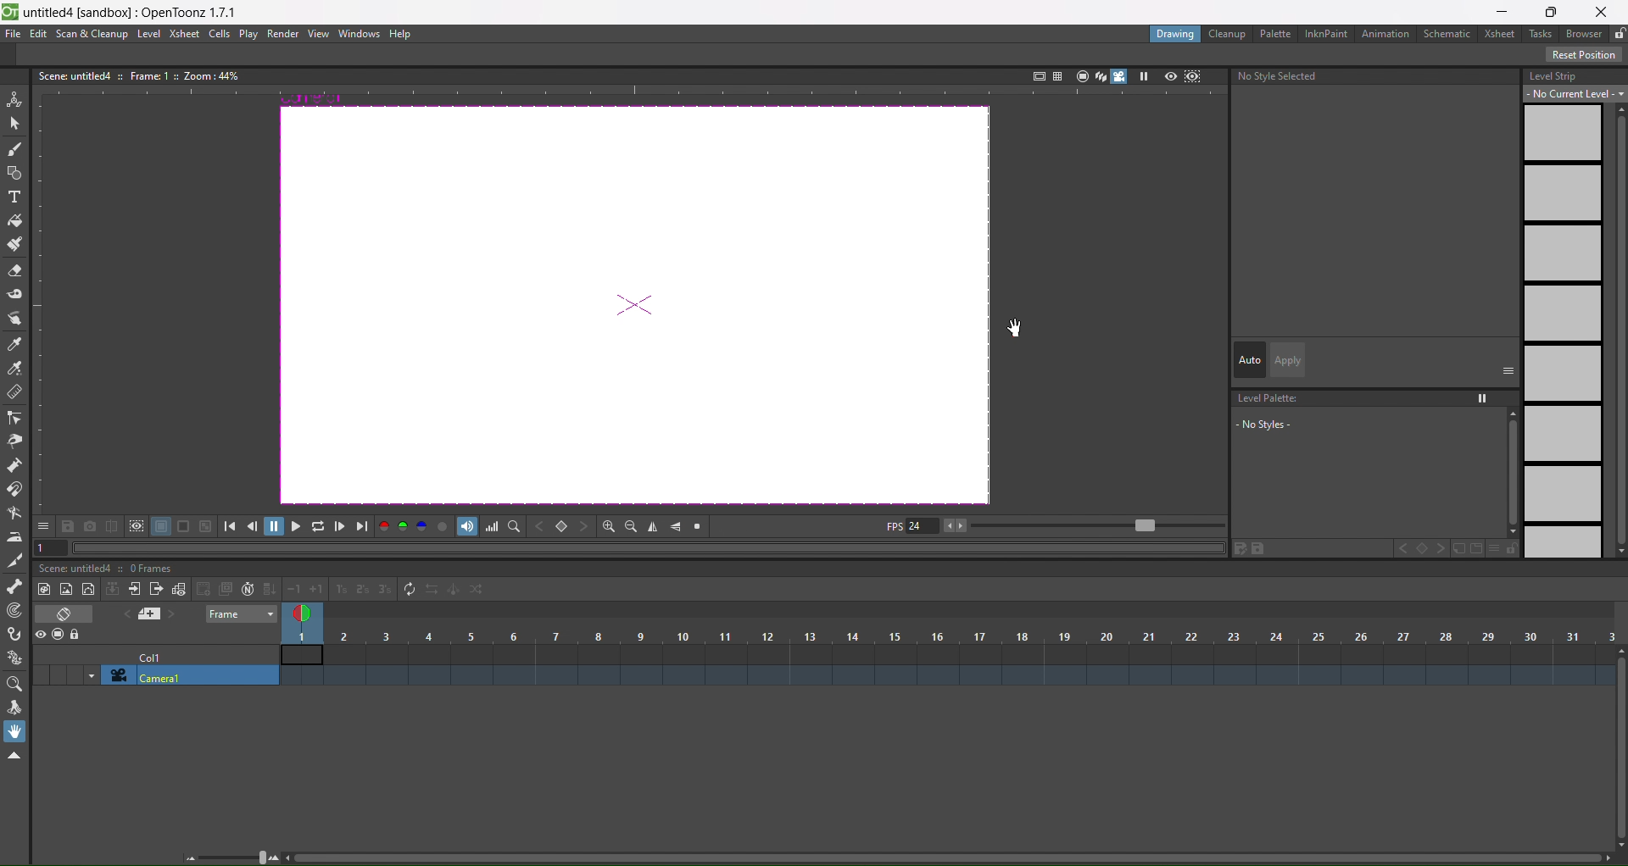 The width and height of the screenshot is (1628, 866). I want to click on locator, so click(562, 528).